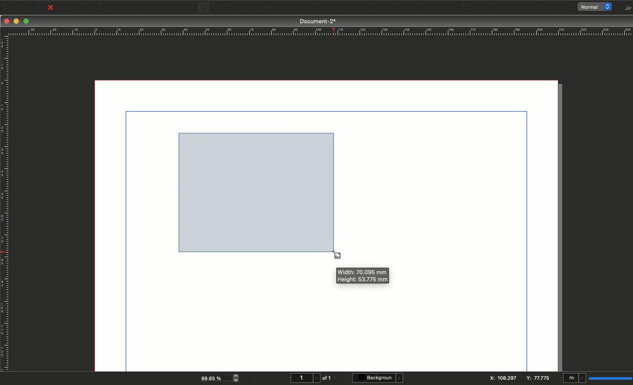  Describe the element at coordinates (304, 378) in the screenshot. I see `1` at that location.